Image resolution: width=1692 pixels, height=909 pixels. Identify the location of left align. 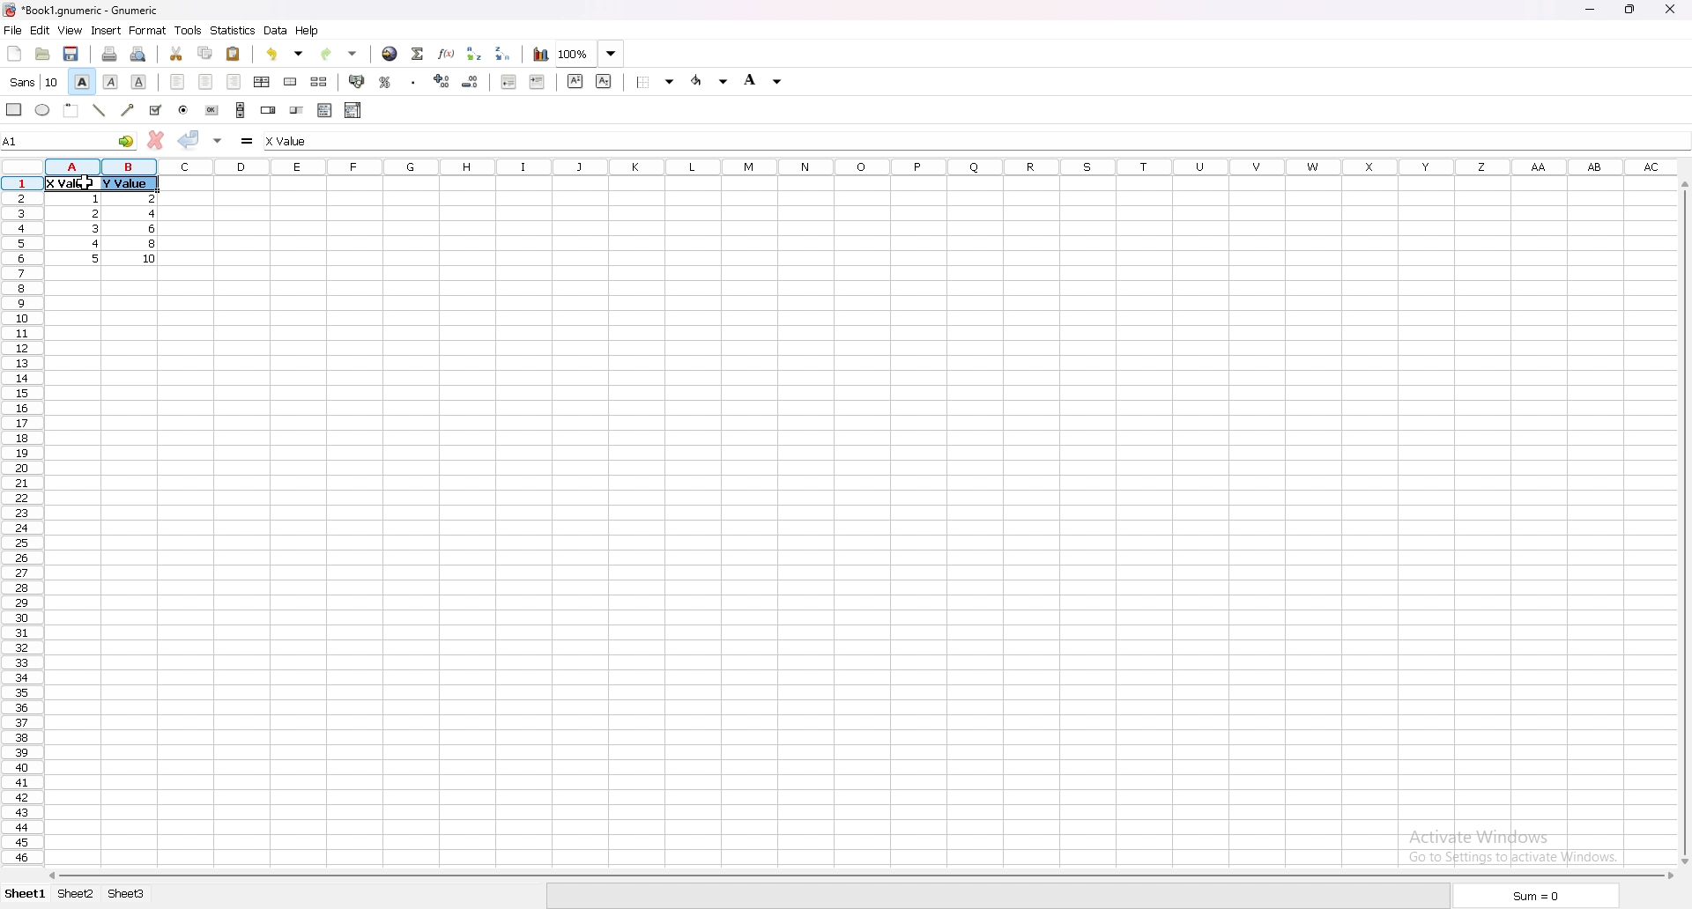
(177, 80).